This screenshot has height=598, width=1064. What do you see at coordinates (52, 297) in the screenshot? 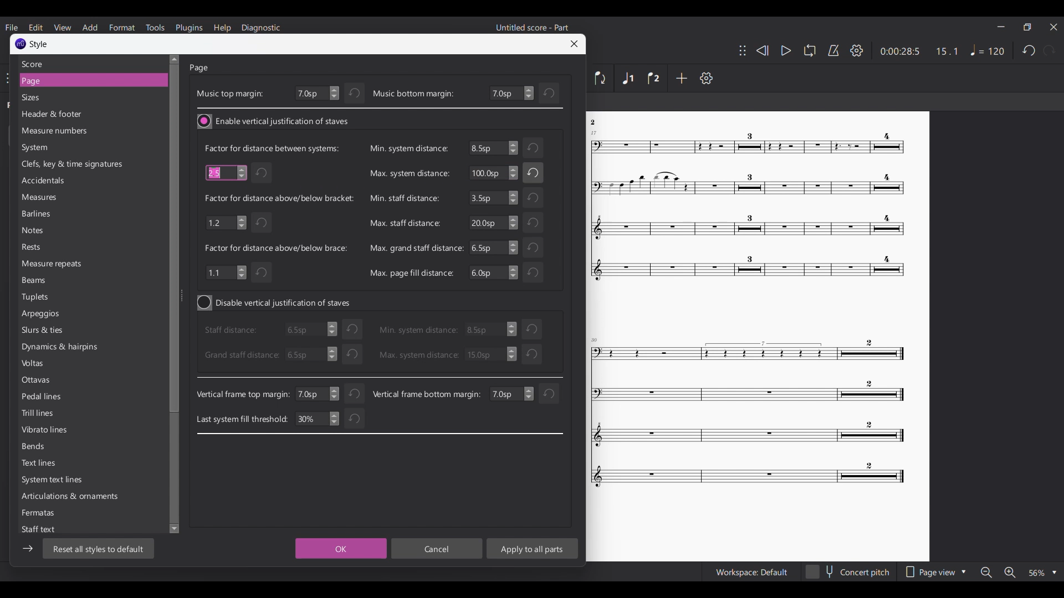
I see `Tuplets` at bounding box center [52, 297].